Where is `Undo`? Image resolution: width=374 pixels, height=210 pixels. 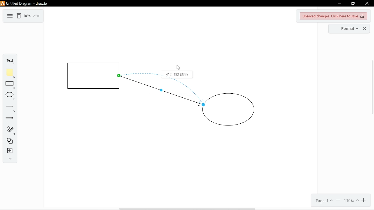 Undo is located at coordinates (27, 17).